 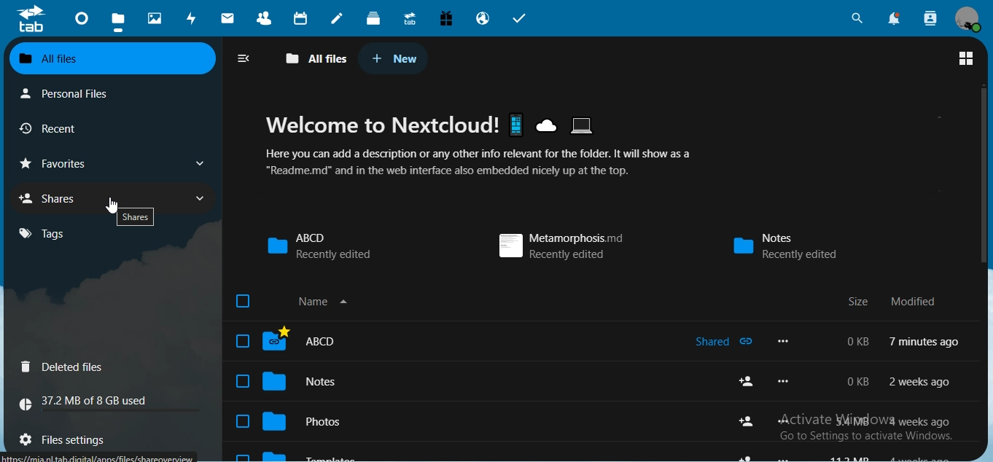 I want to click on text folder, so click(x=341, y=455).